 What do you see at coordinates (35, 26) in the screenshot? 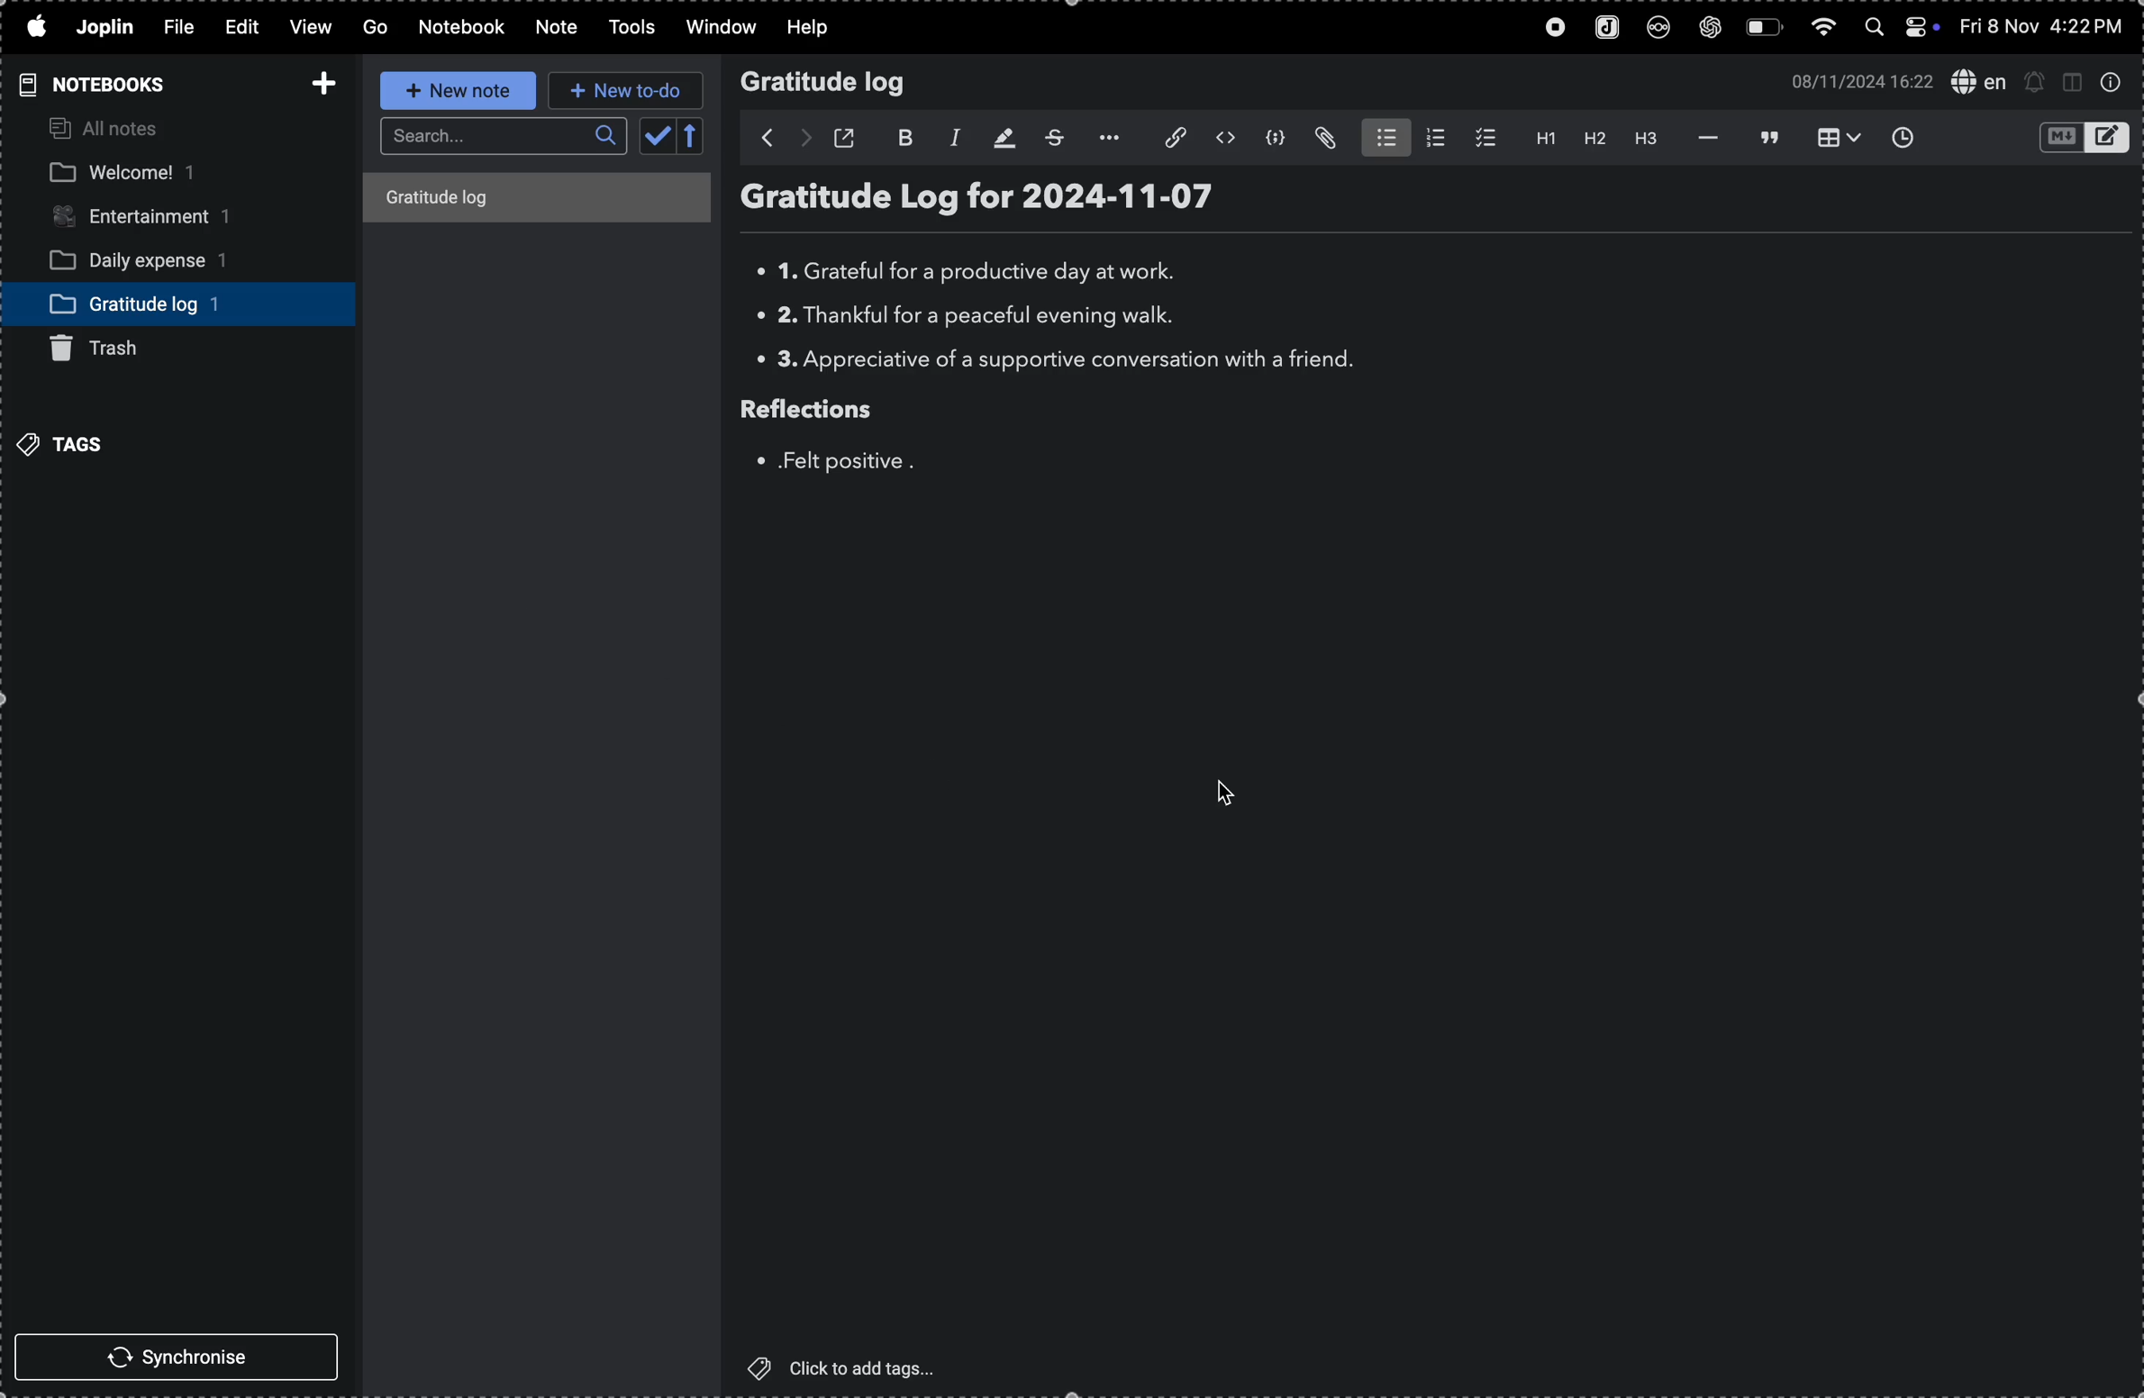
I see `apple menu` at bounding box center [35, 26].